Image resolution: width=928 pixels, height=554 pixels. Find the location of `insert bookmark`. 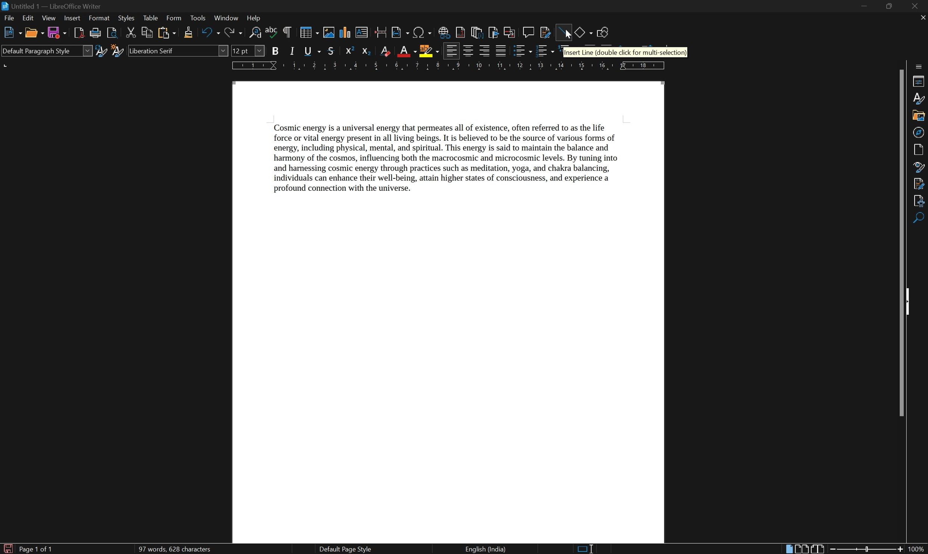

insert bookmark is located at coordinates (496, 33).